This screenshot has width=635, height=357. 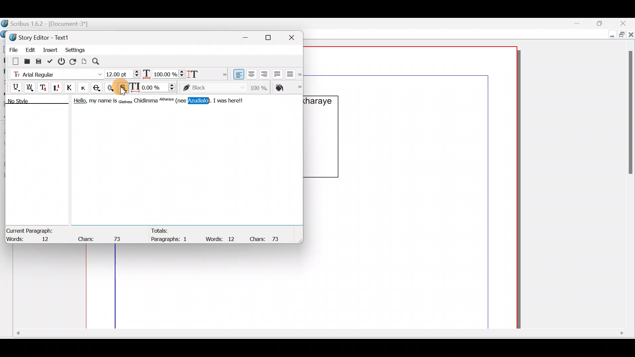 What do you see at coordinates (230, 100) in the screenshot?
I see `I was herel!` at bounding box center [230, 100].